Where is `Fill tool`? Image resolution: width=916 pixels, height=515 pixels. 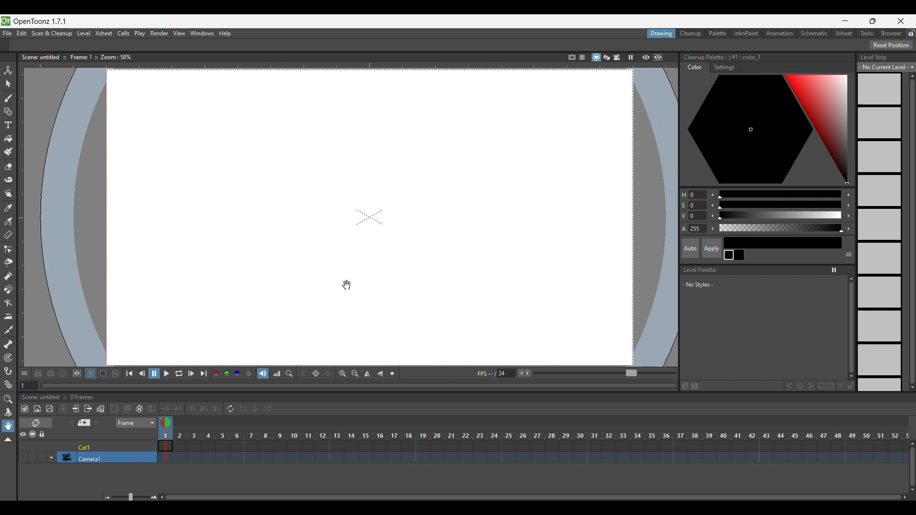 Fill tool is located at coordinates (8, 138).